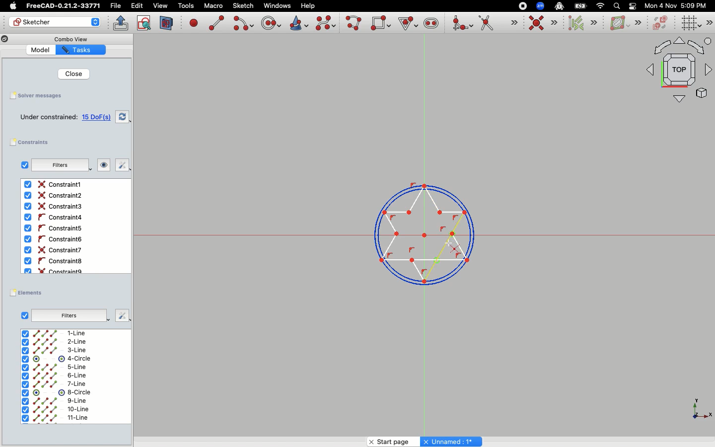 Image resolution: width=715 pixels, height=447 pixels. I want to click on Constraint8, so click(55, 261).